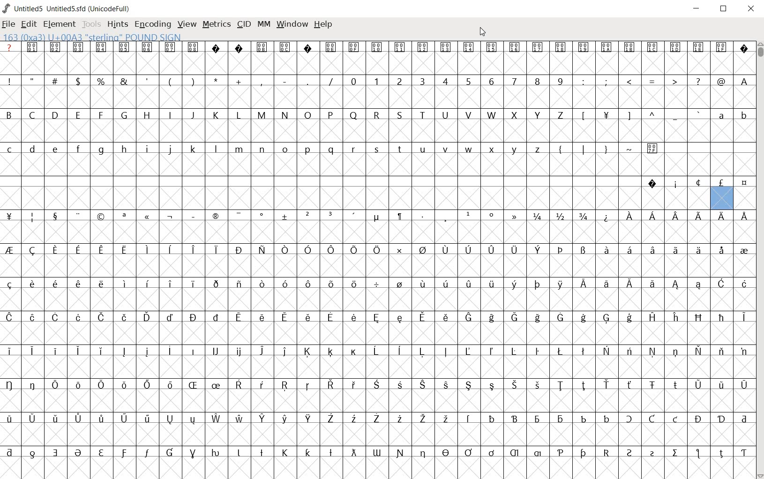 The height and width of the screenshot is (479, 764). I want to click on Symbol, so click(698, 454).